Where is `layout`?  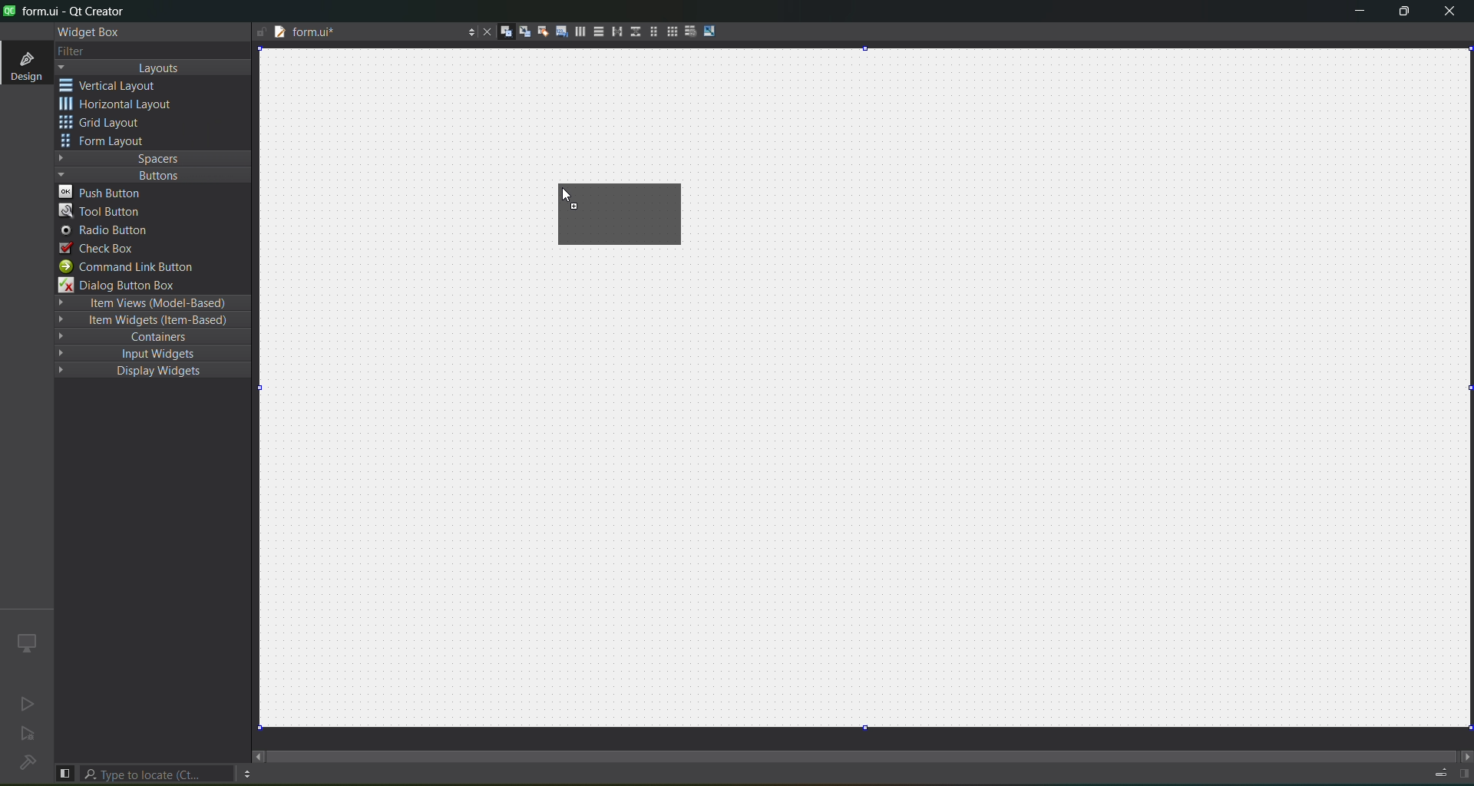
layout is located at coordinates (156, 68).